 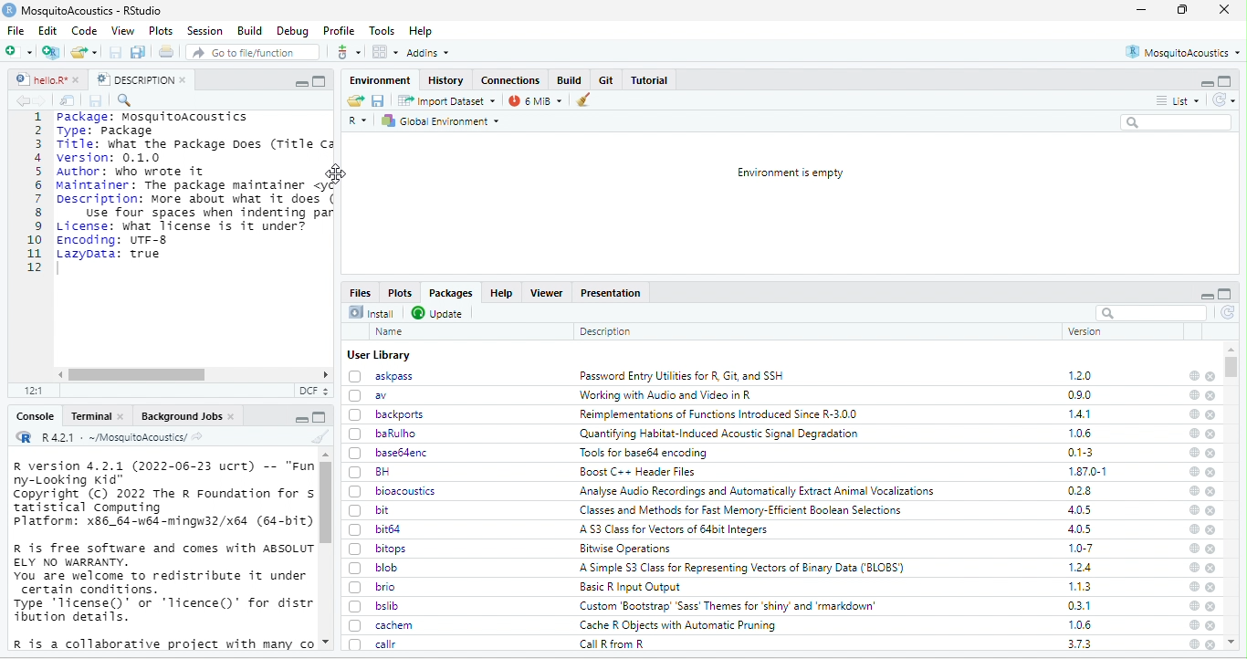 What do you see at coordinates (92, 11) in the screenshot?
I see `MosquitoAcoustics - RStudio` at bounding box center [92, 11].